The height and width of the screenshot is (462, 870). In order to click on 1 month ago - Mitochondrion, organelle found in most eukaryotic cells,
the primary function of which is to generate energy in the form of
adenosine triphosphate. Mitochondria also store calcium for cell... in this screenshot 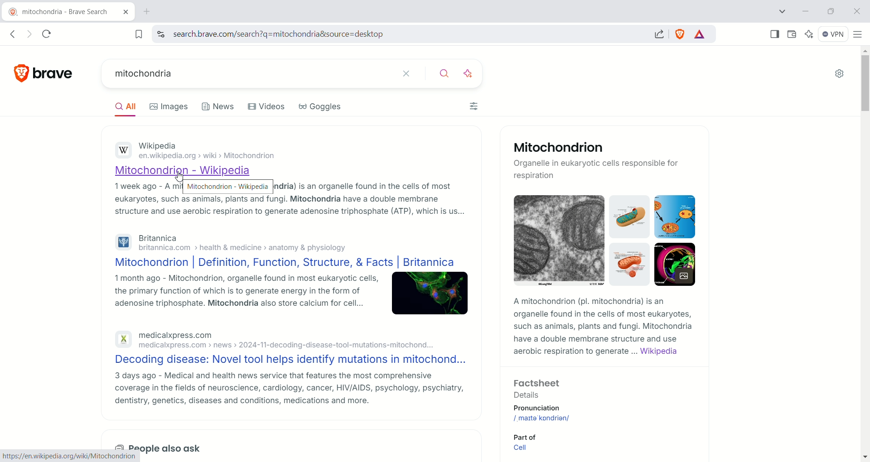, I will do `click(243, 295)`.